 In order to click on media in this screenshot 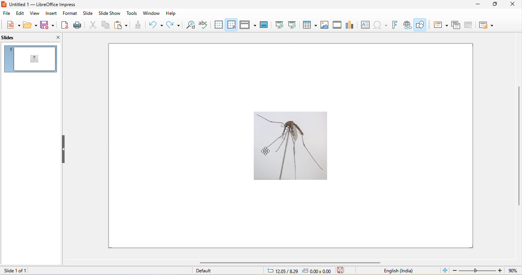, I will do `click(337, 25)`.